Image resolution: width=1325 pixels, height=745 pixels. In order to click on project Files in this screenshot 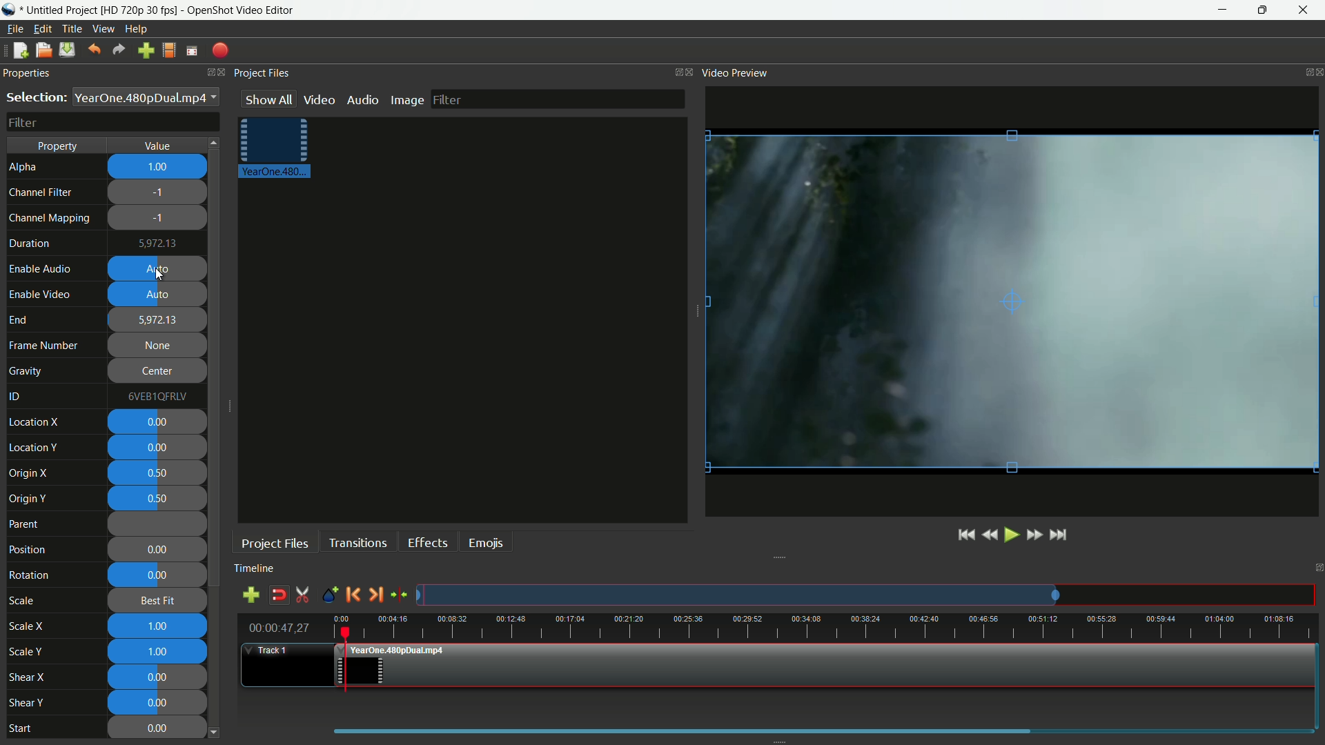, I will do `click(259, 74)`.